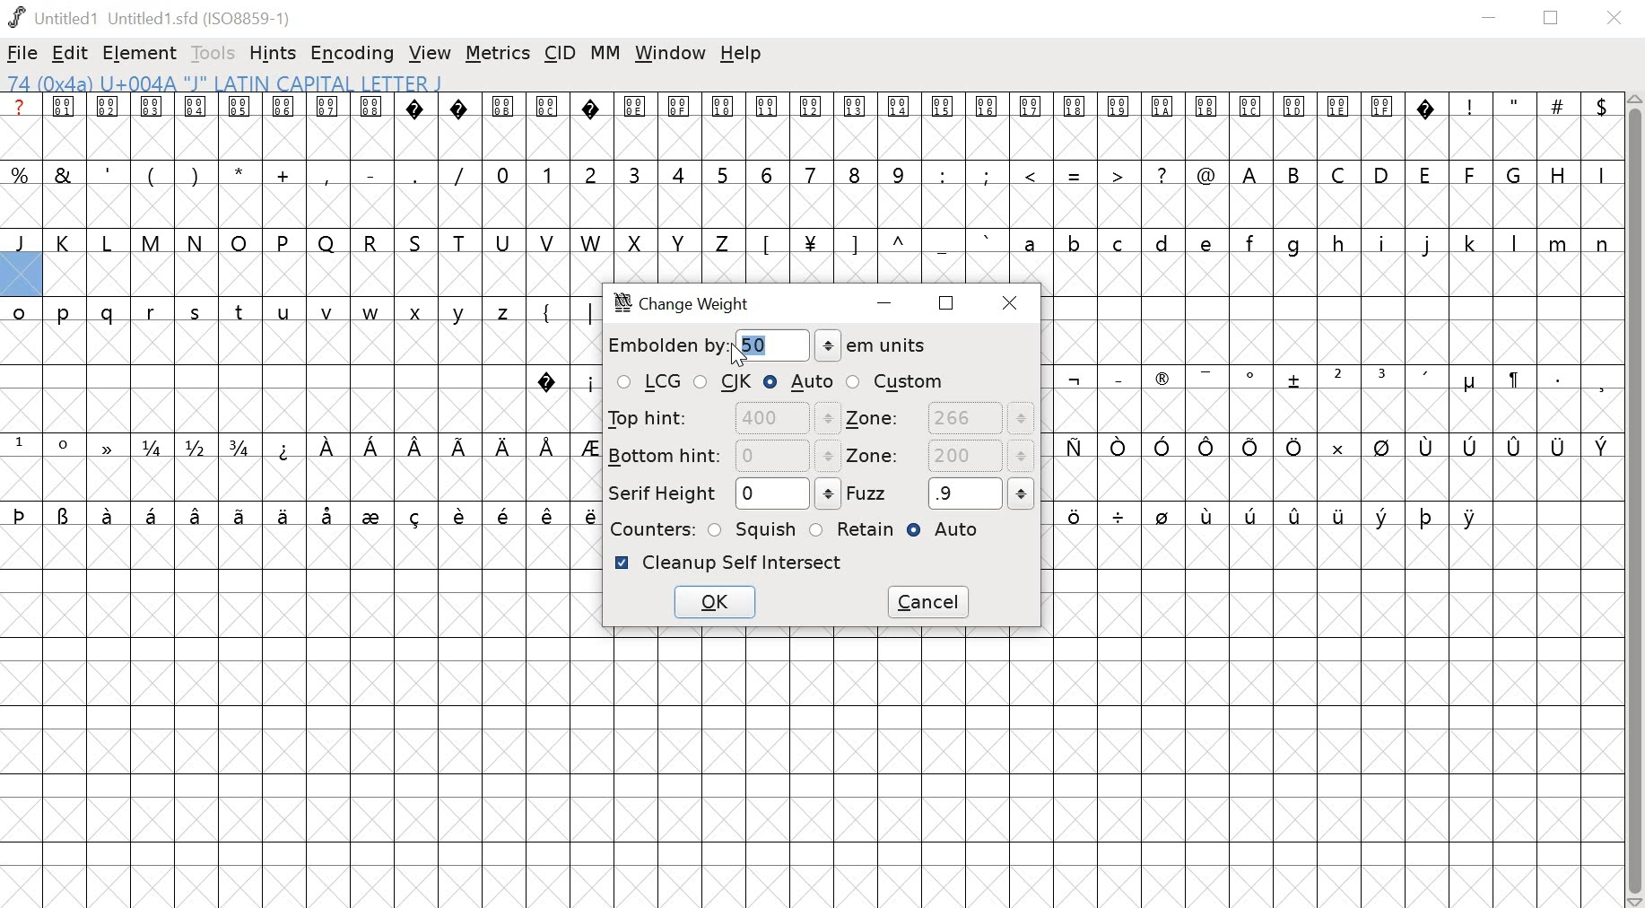 The width and height of the screenshot is (1645, 908). Describe the element at coordinates (851, 529) in the screenshot. I see `RETAIN` at that location.